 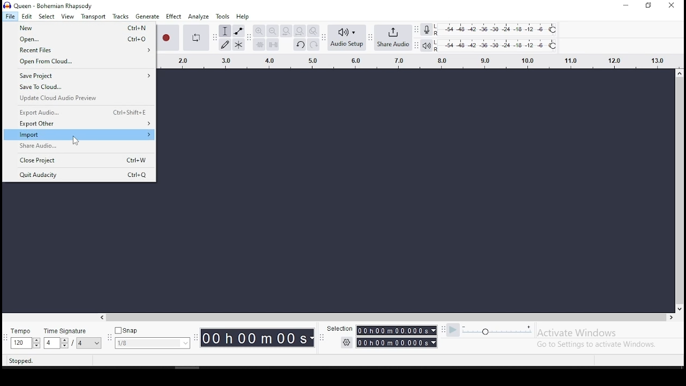 I want to click on playback level, so click(x=497, y=46).